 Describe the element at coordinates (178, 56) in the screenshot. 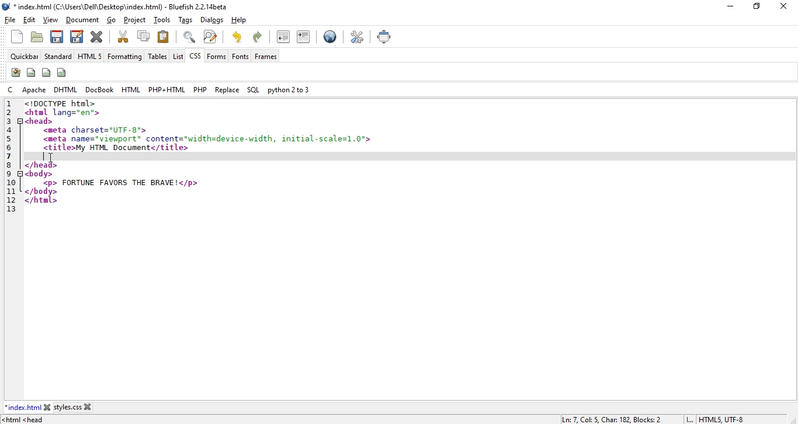

I see `list` at that location.